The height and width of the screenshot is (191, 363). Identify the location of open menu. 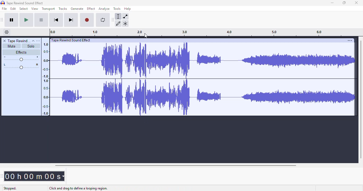
(38, 41).